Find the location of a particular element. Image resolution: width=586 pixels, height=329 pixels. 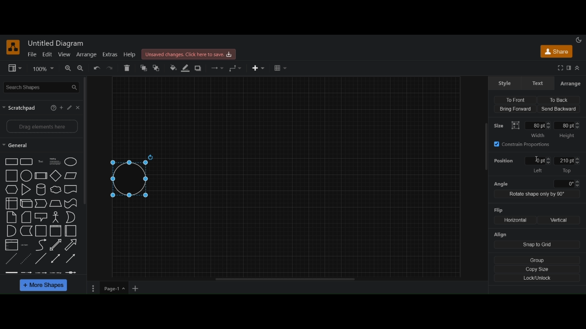

Rombus is located at coordinates (56, 204).